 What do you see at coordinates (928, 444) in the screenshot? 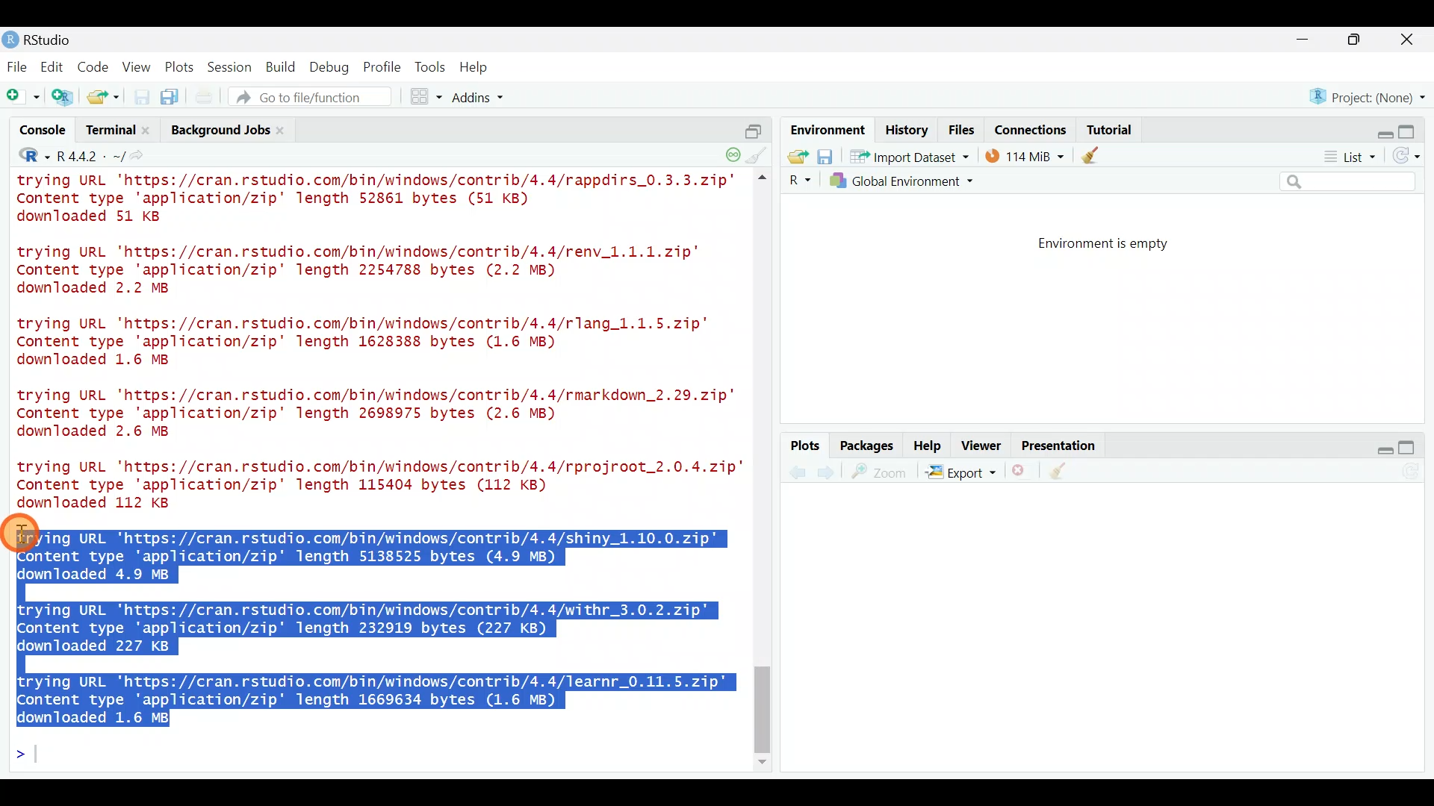
I see `Help` at bounding box center [928, 444].